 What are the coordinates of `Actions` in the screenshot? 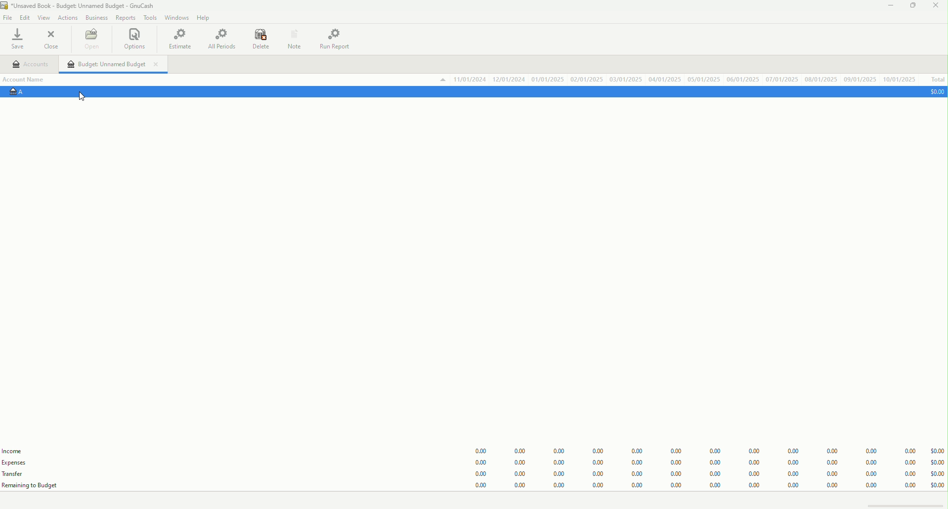 It's located at (68, 18).